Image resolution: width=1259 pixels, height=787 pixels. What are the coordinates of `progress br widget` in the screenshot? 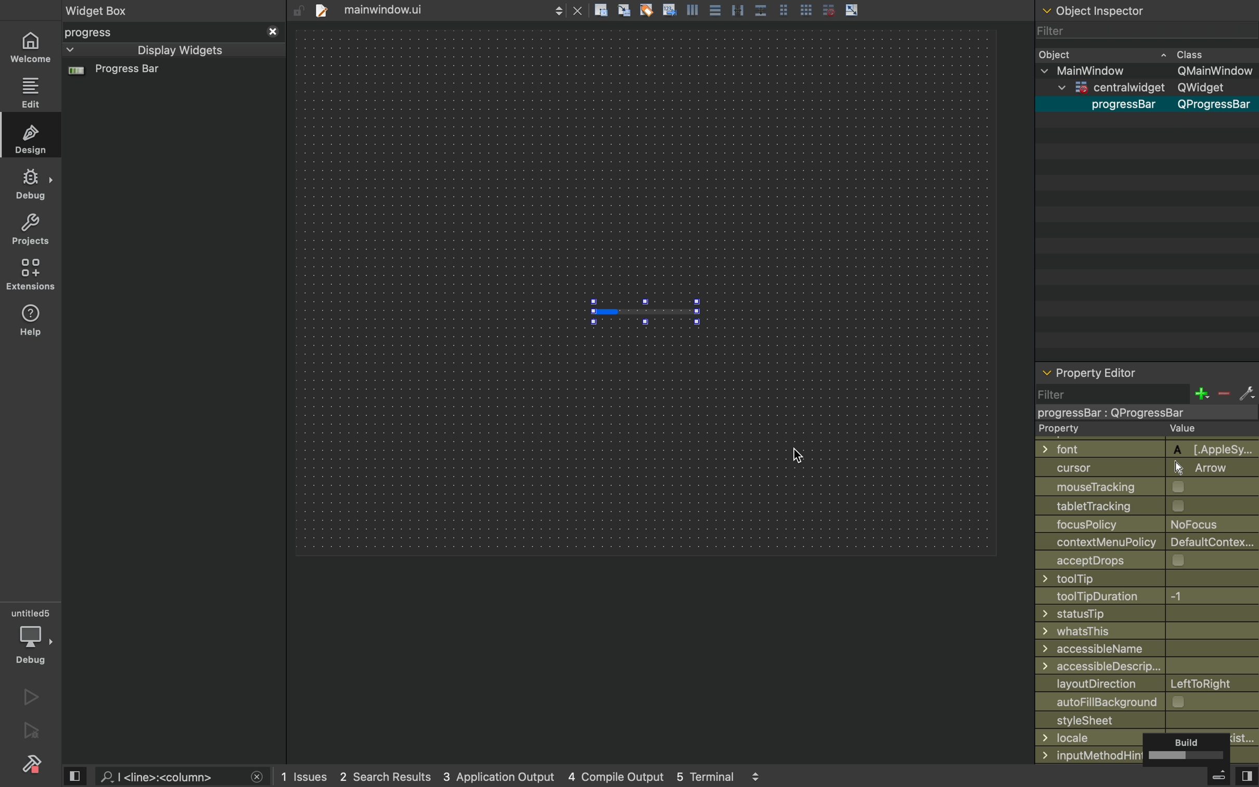 It's located at (170, 75).